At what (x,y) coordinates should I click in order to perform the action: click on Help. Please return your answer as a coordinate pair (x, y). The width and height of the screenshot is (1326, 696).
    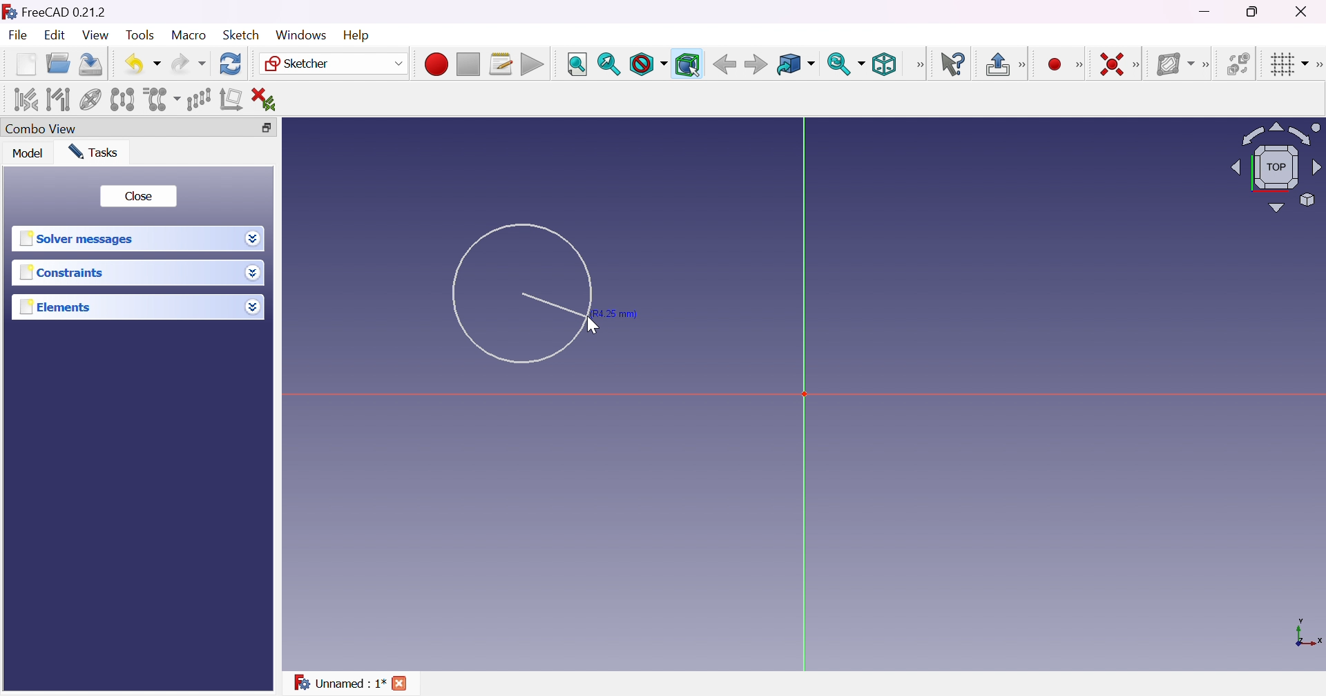
    Looking at the image, I should click on (354, 35).